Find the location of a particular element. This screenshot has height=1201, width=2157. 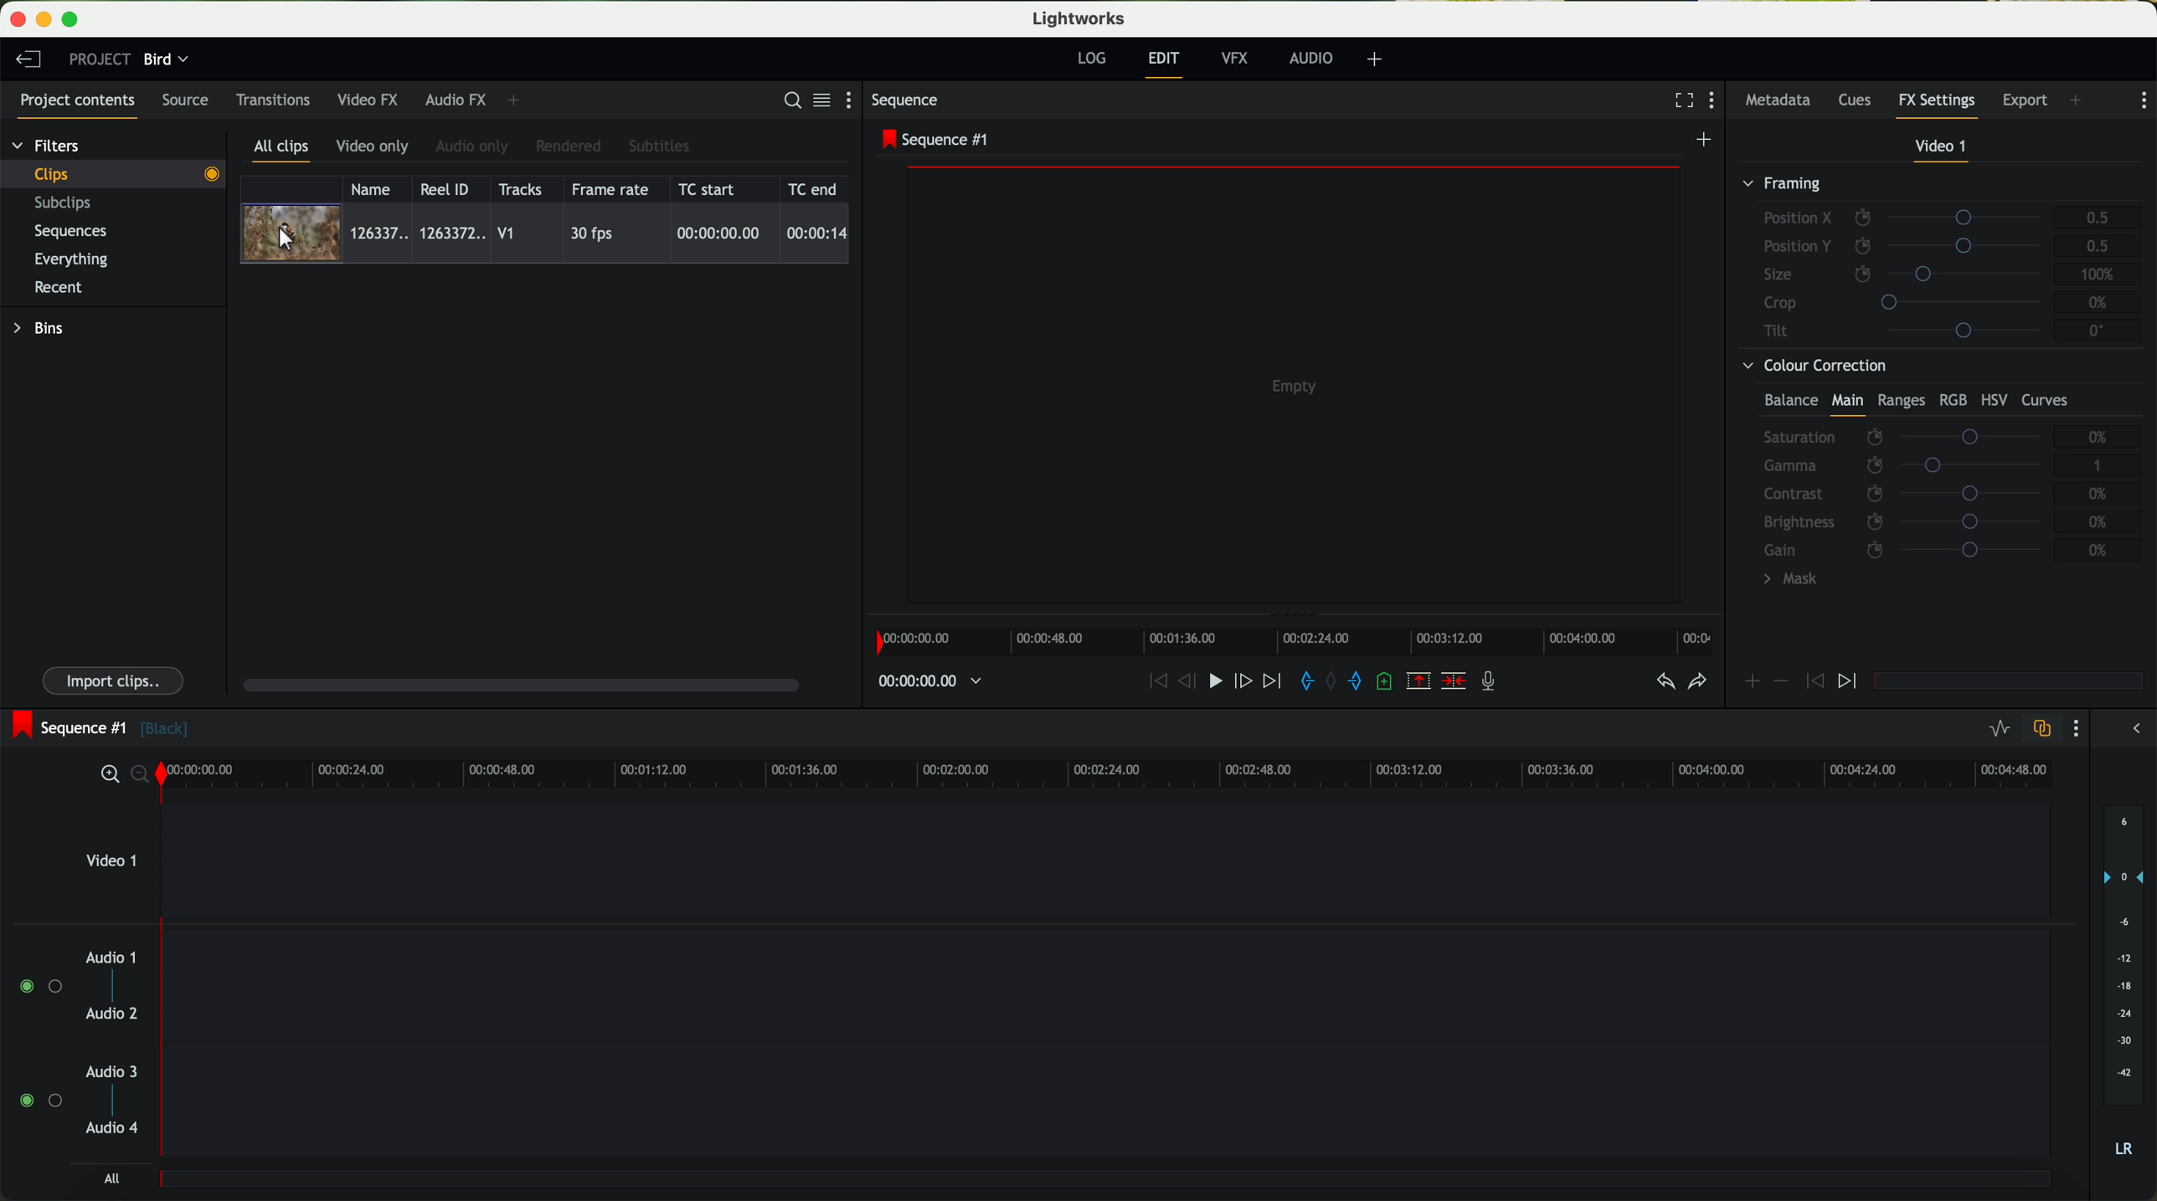

HSV is located at coordinates (1993, 399).